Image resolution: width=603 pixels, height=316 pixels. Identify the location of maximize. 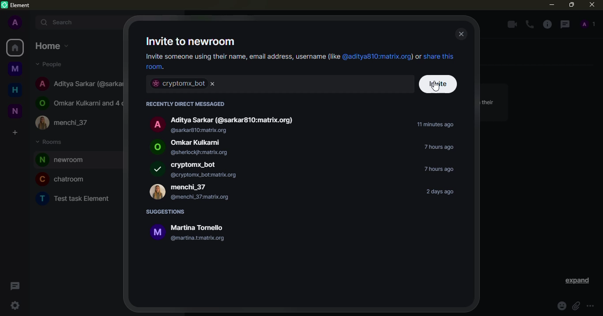
(570, 6).